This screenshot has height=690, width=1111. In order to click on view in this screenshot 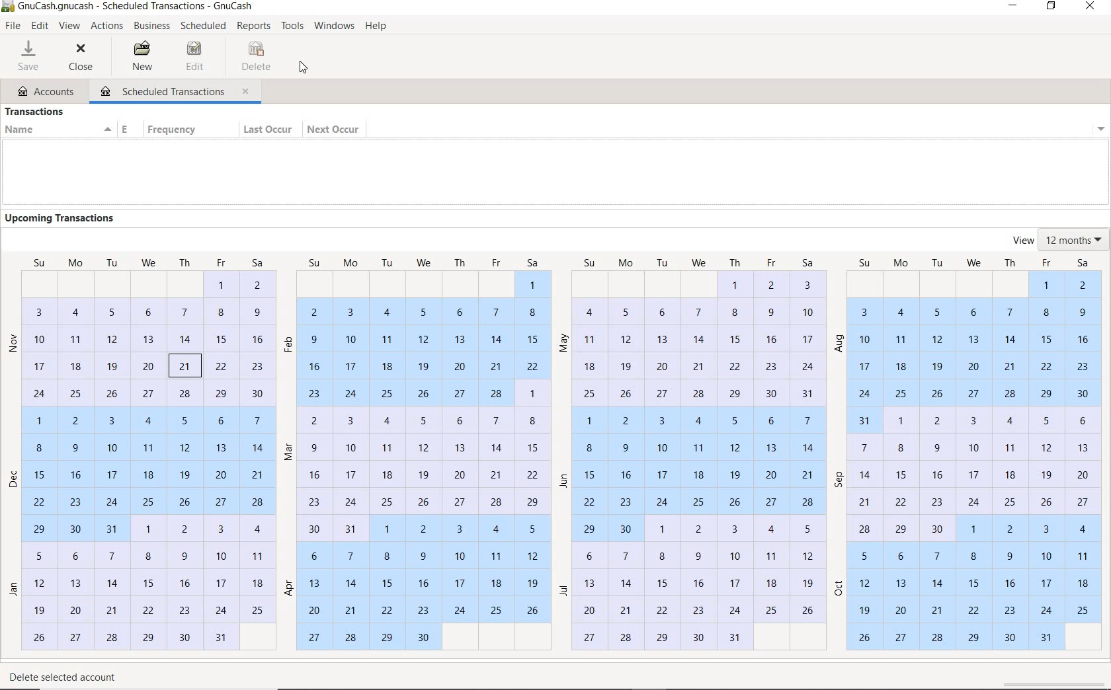, I will do `click(1024, 241)`.